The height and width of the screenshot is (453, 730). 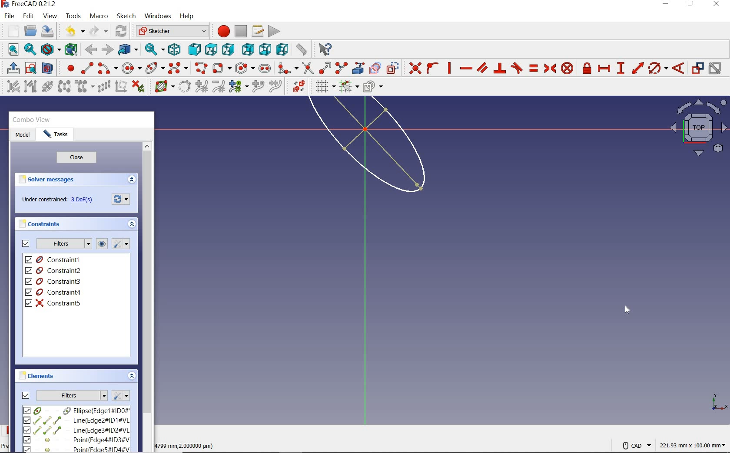 What do you see at coordinates (174, 49) in the screenshot?
I see `isometric` at bounding box center [174, 49].